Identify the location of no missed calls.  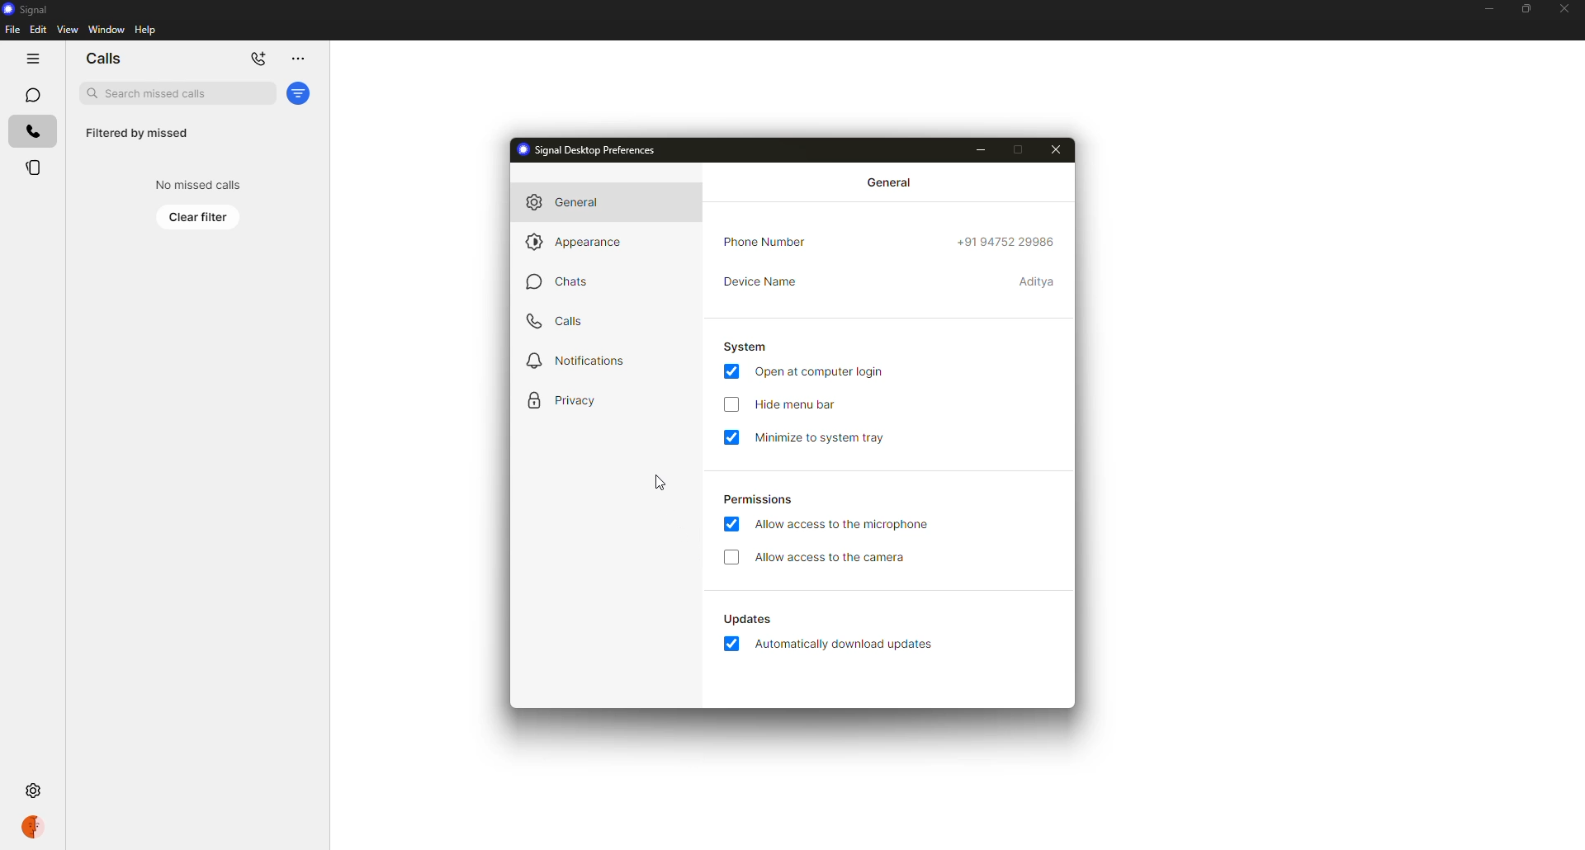
(195, 184).